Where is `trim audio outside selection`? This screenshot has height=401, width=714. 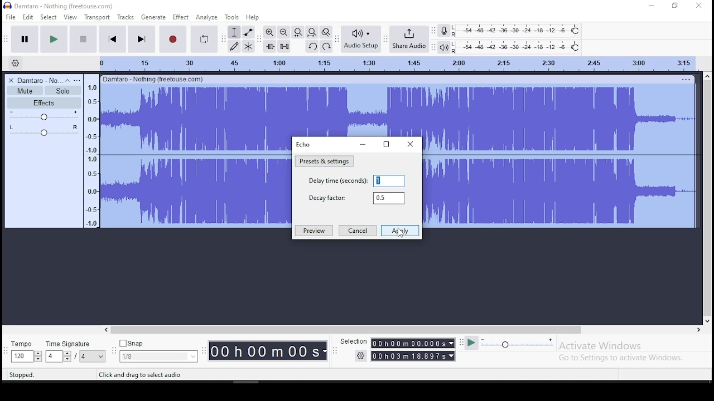
trim audio outside selection is located at coordinates (270, 46).